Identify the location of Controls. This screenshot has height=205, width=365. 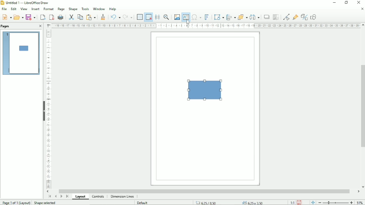
(98, 197).